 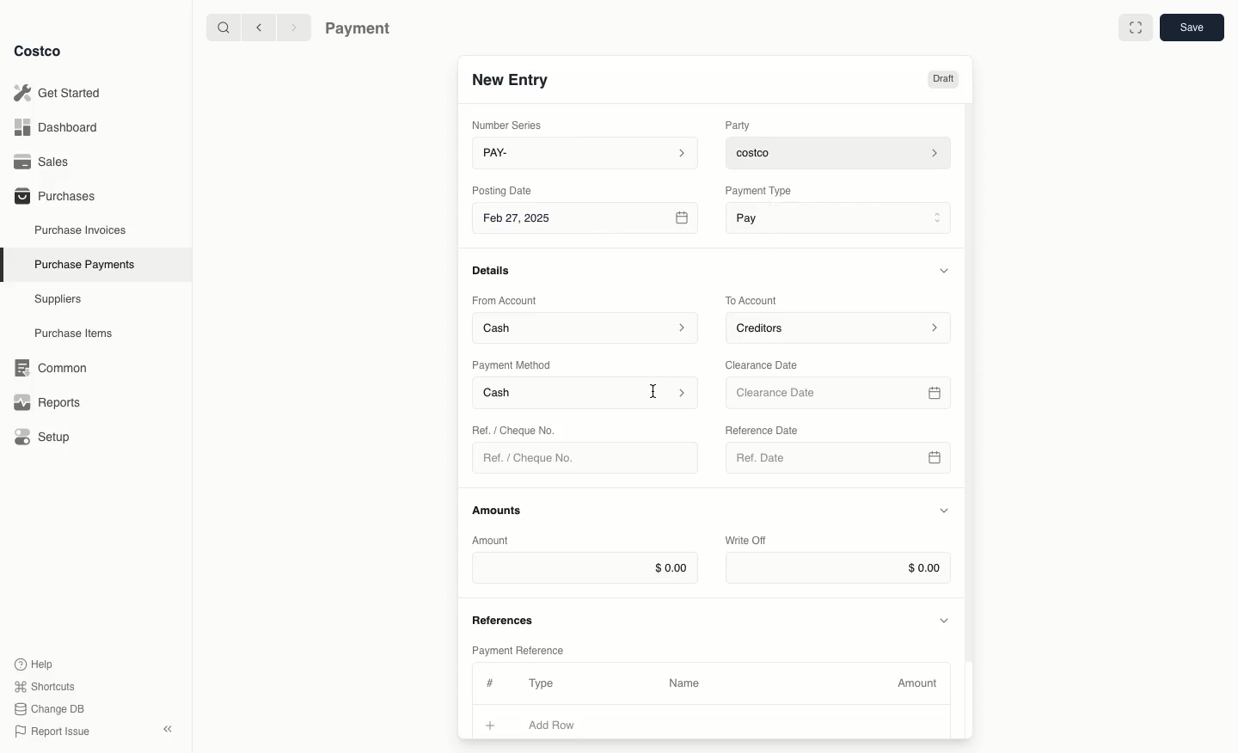 I want to click on Creditors, so click(x=841, y=327).